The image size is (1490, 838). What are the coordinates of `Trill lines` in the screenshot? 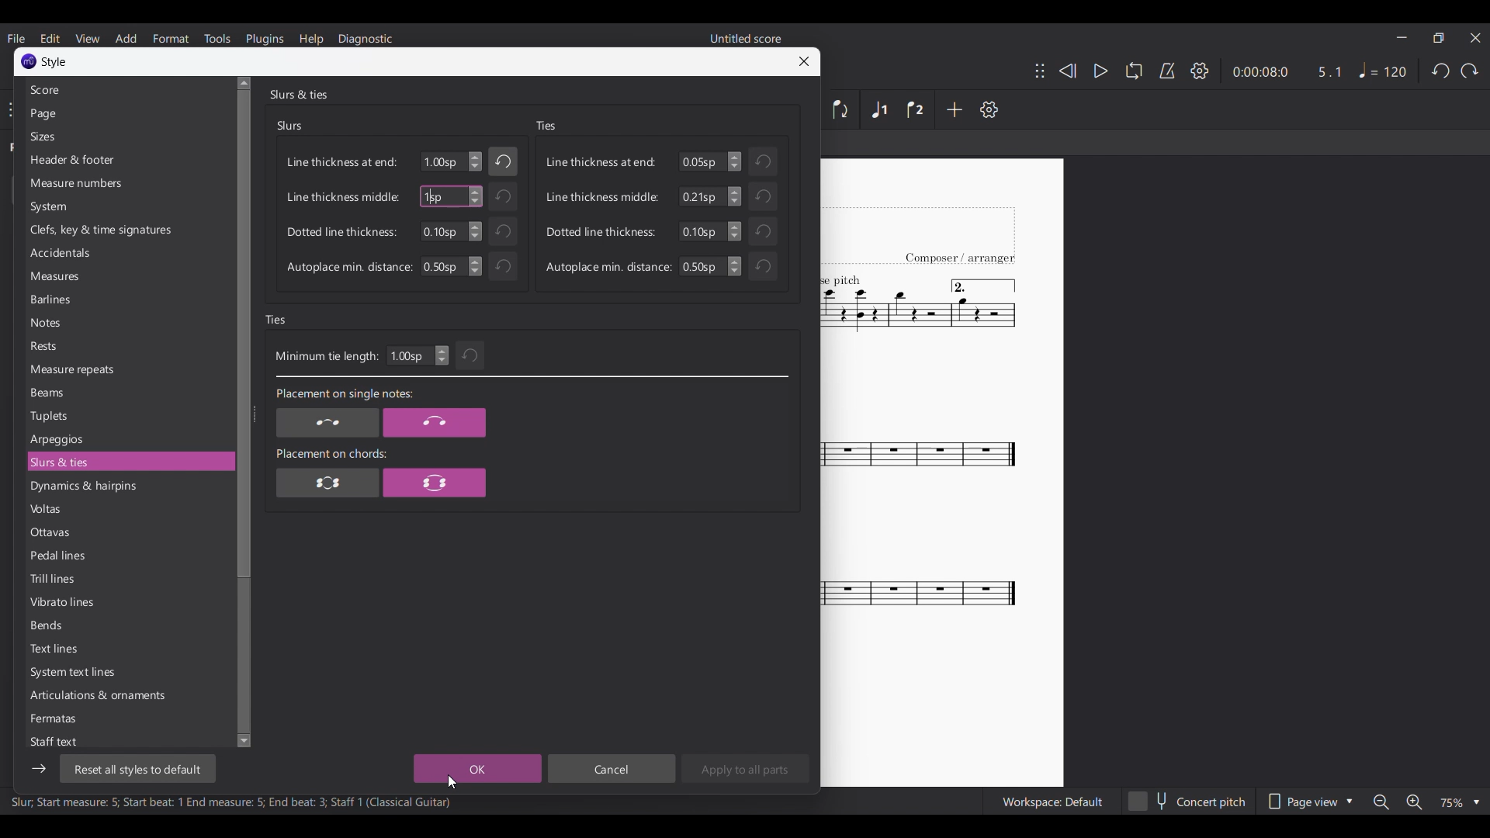 It's located at (128, 578).